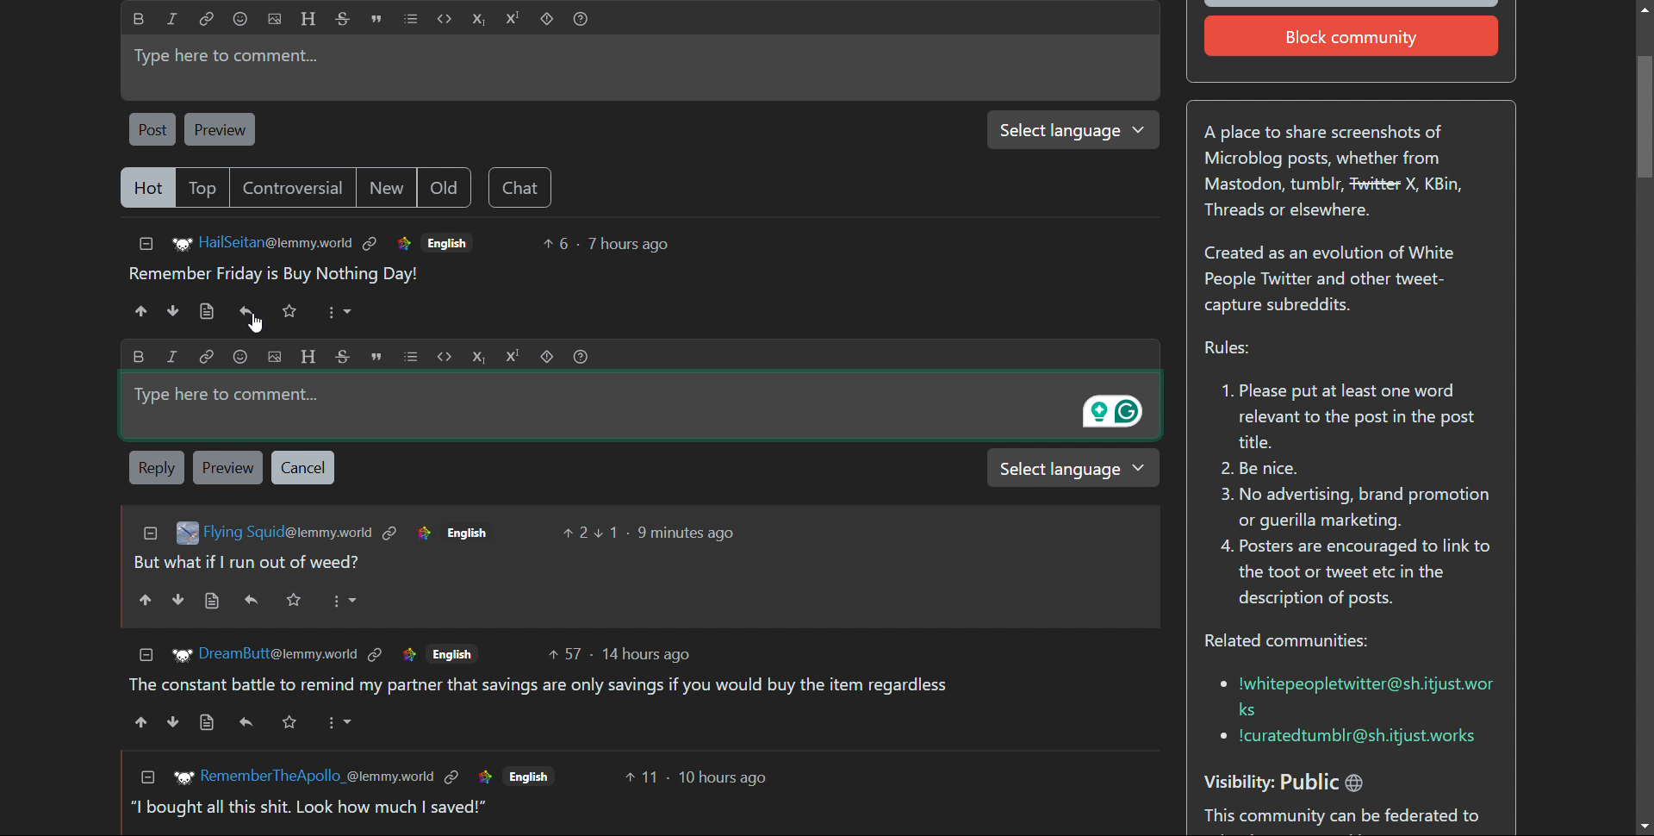 This screenshot has height=836, width=1654. I want to click on upload image, so click(274, 355).